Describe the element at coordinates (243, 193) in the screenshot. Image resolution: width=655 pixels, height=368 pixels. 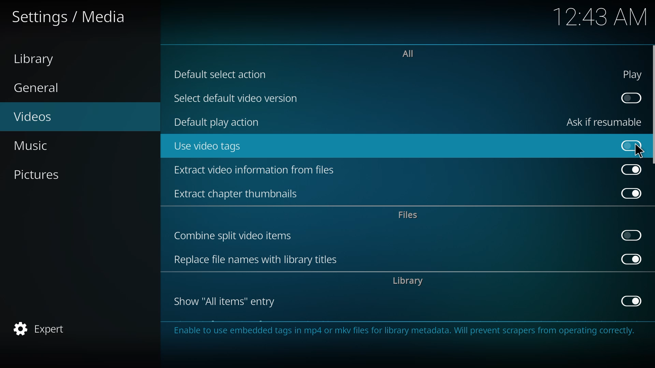
I see `extract chapter thumbnails` at that location.